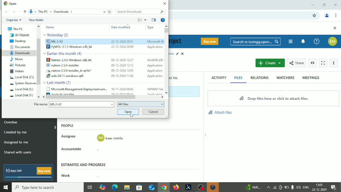 This screenshot has height=192, width=341. I want to click on 09-12-2004 1202, so click(122, 65).